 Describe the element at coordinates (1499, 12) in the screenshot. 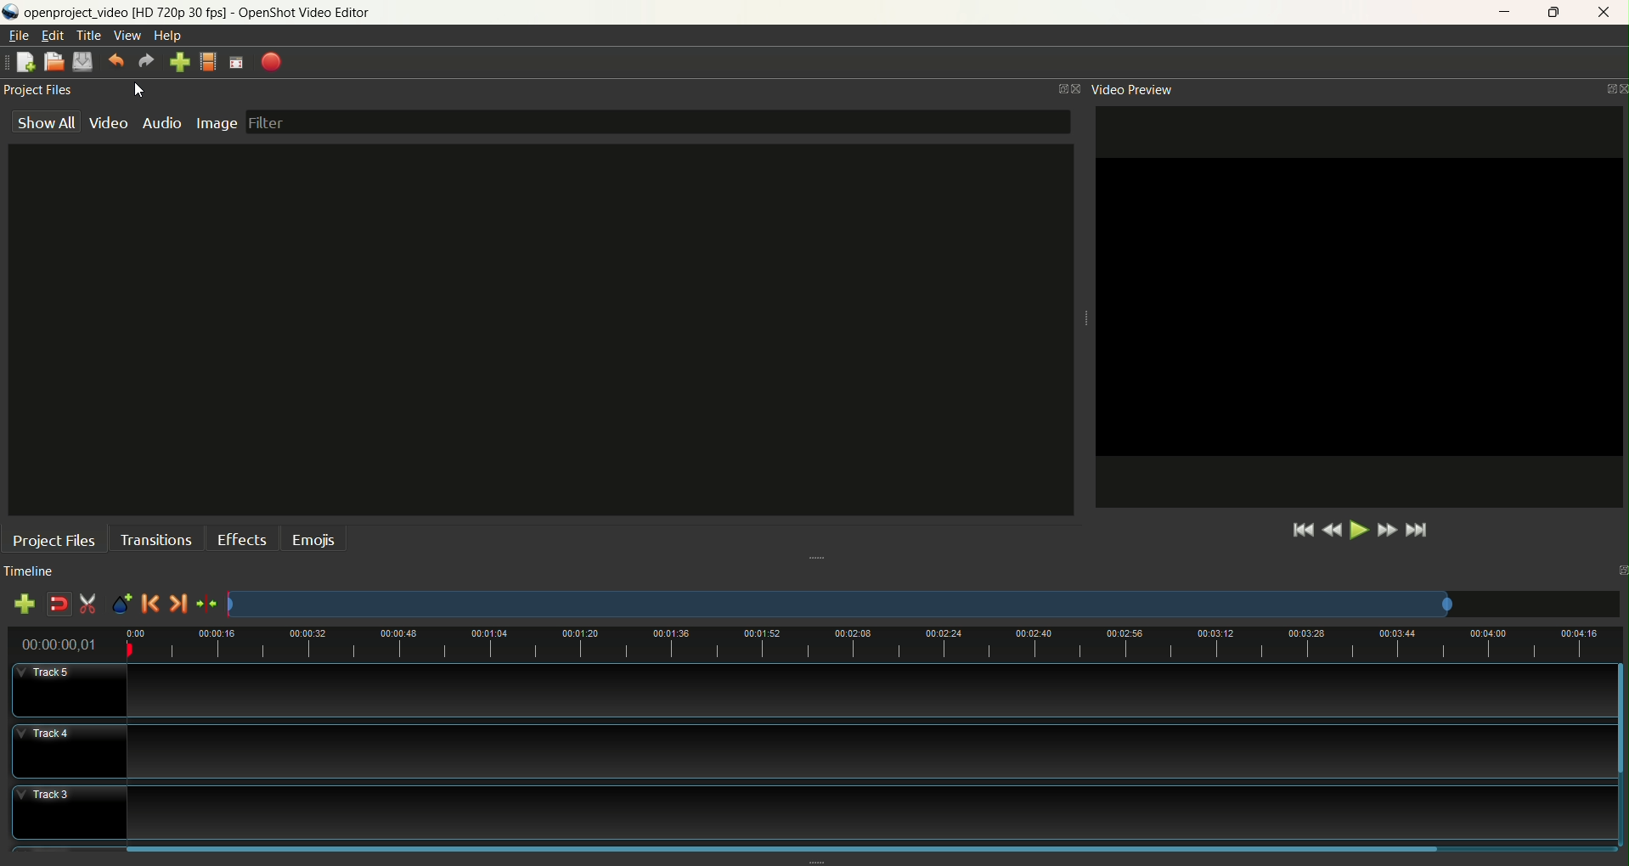

I see `minimize` at that location.